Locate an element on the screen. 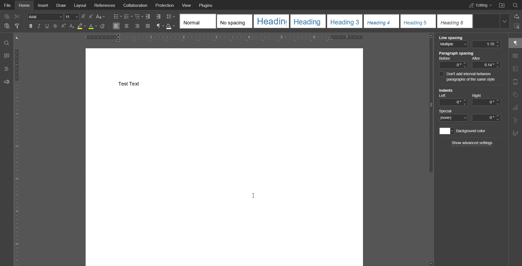 This screenshot has height=266, width=522. Horizontal Ruler is located at coordinates (264, 39).